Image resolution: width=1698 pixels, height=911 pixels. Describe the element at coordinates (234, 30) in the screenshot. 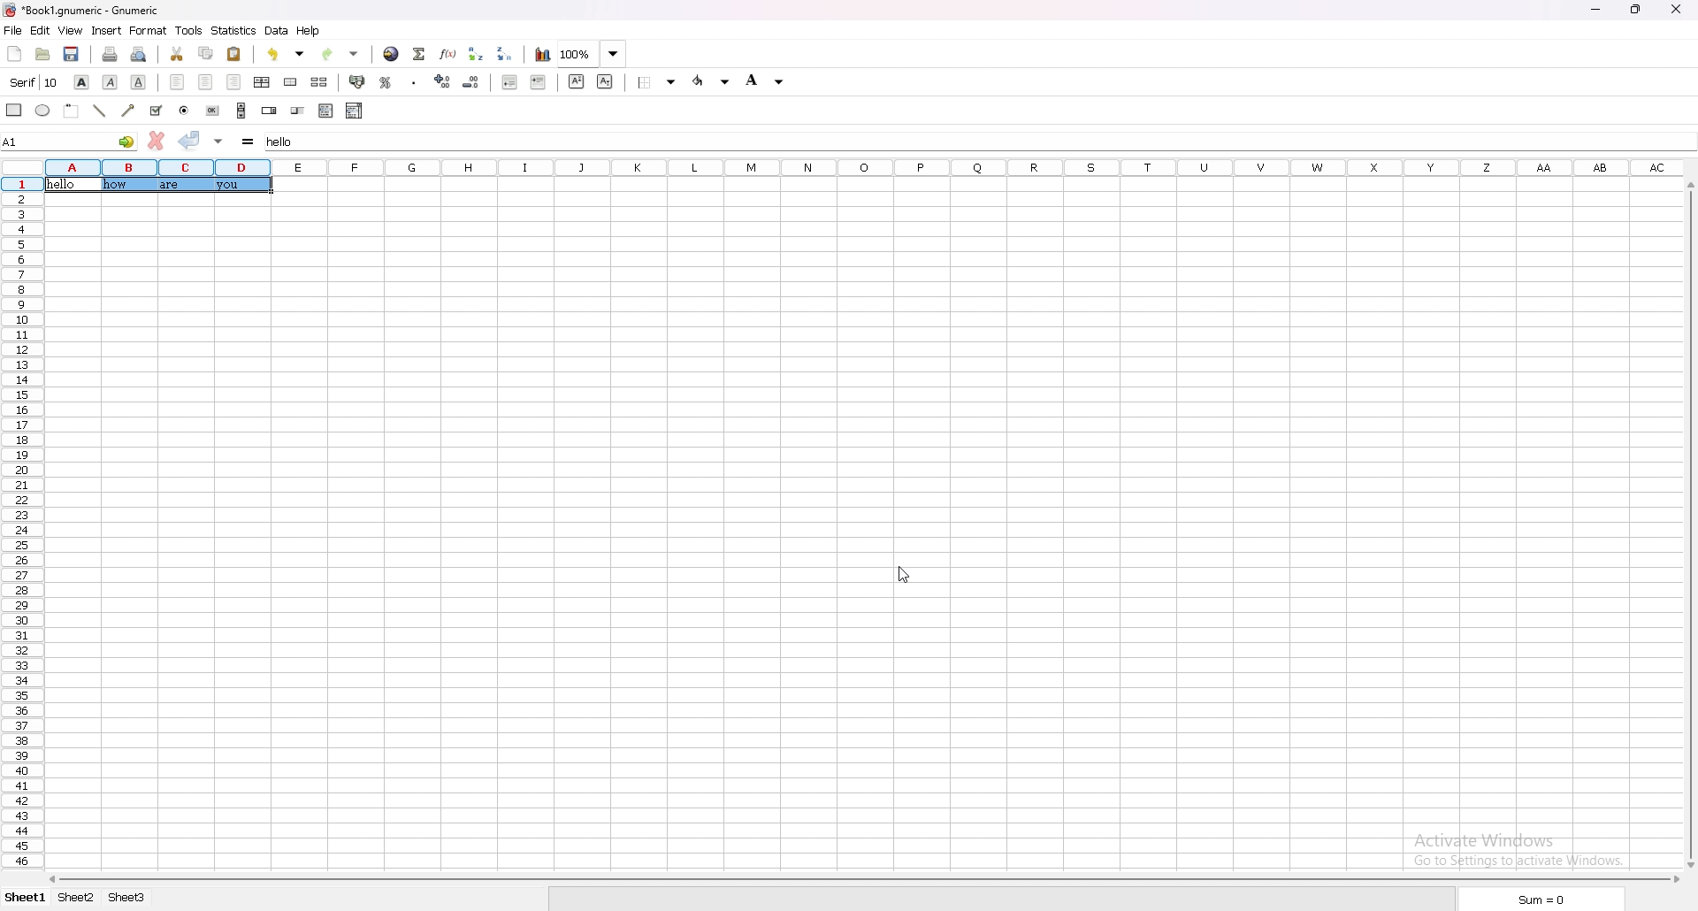

I see `statistics` at that location.